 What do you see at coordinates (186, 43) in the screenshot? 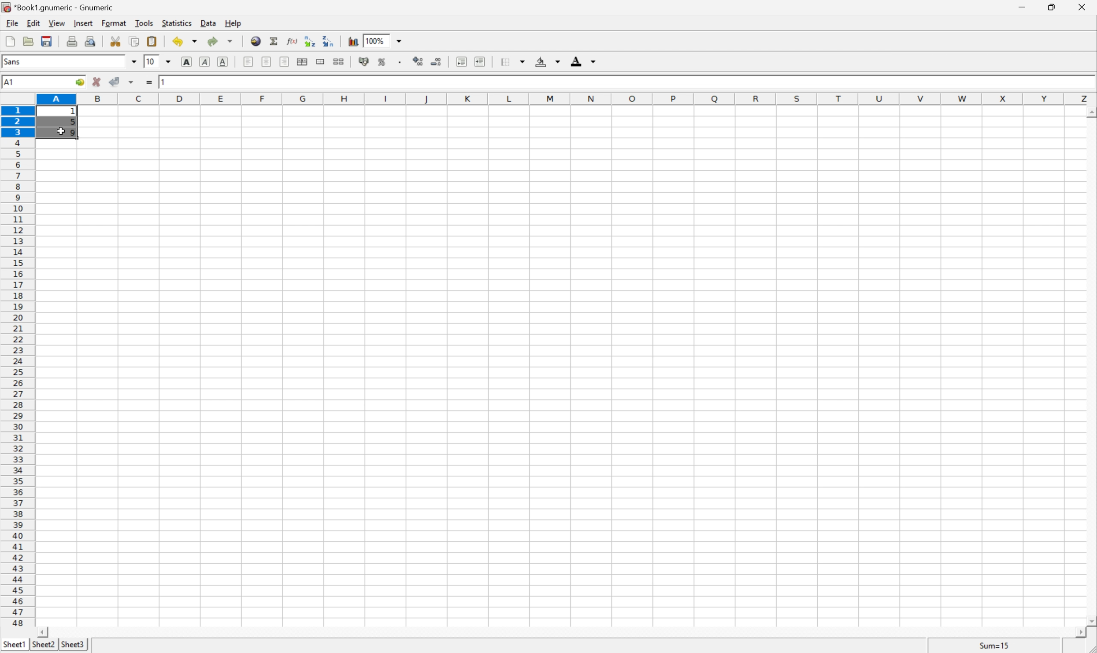
I see `undo` at bounding box center [186, 43].